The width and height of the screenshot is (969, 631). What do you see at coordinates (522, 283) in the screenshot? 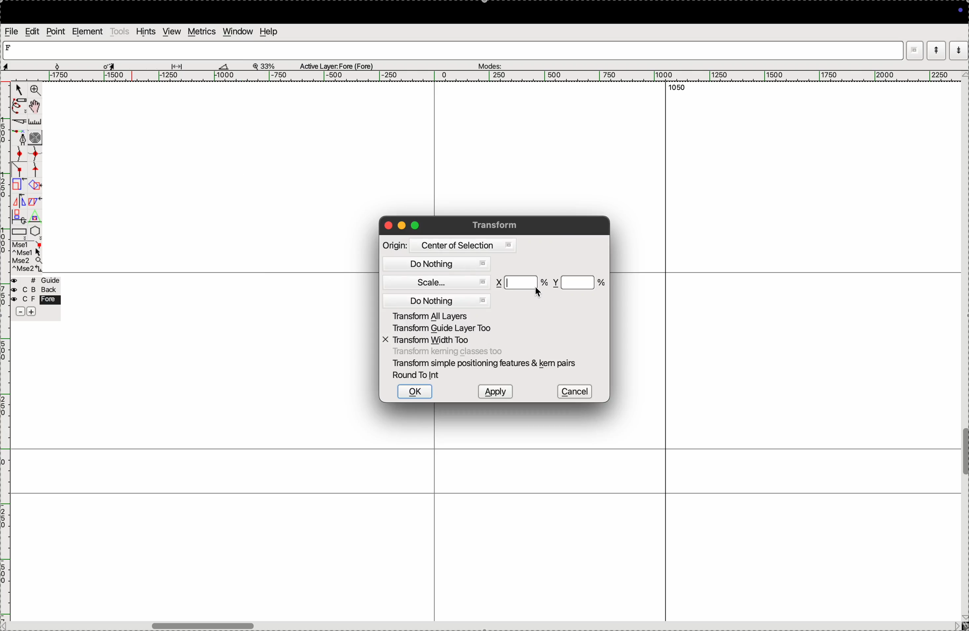
I see `text box for x scale %` at bounding box center [522, 283].